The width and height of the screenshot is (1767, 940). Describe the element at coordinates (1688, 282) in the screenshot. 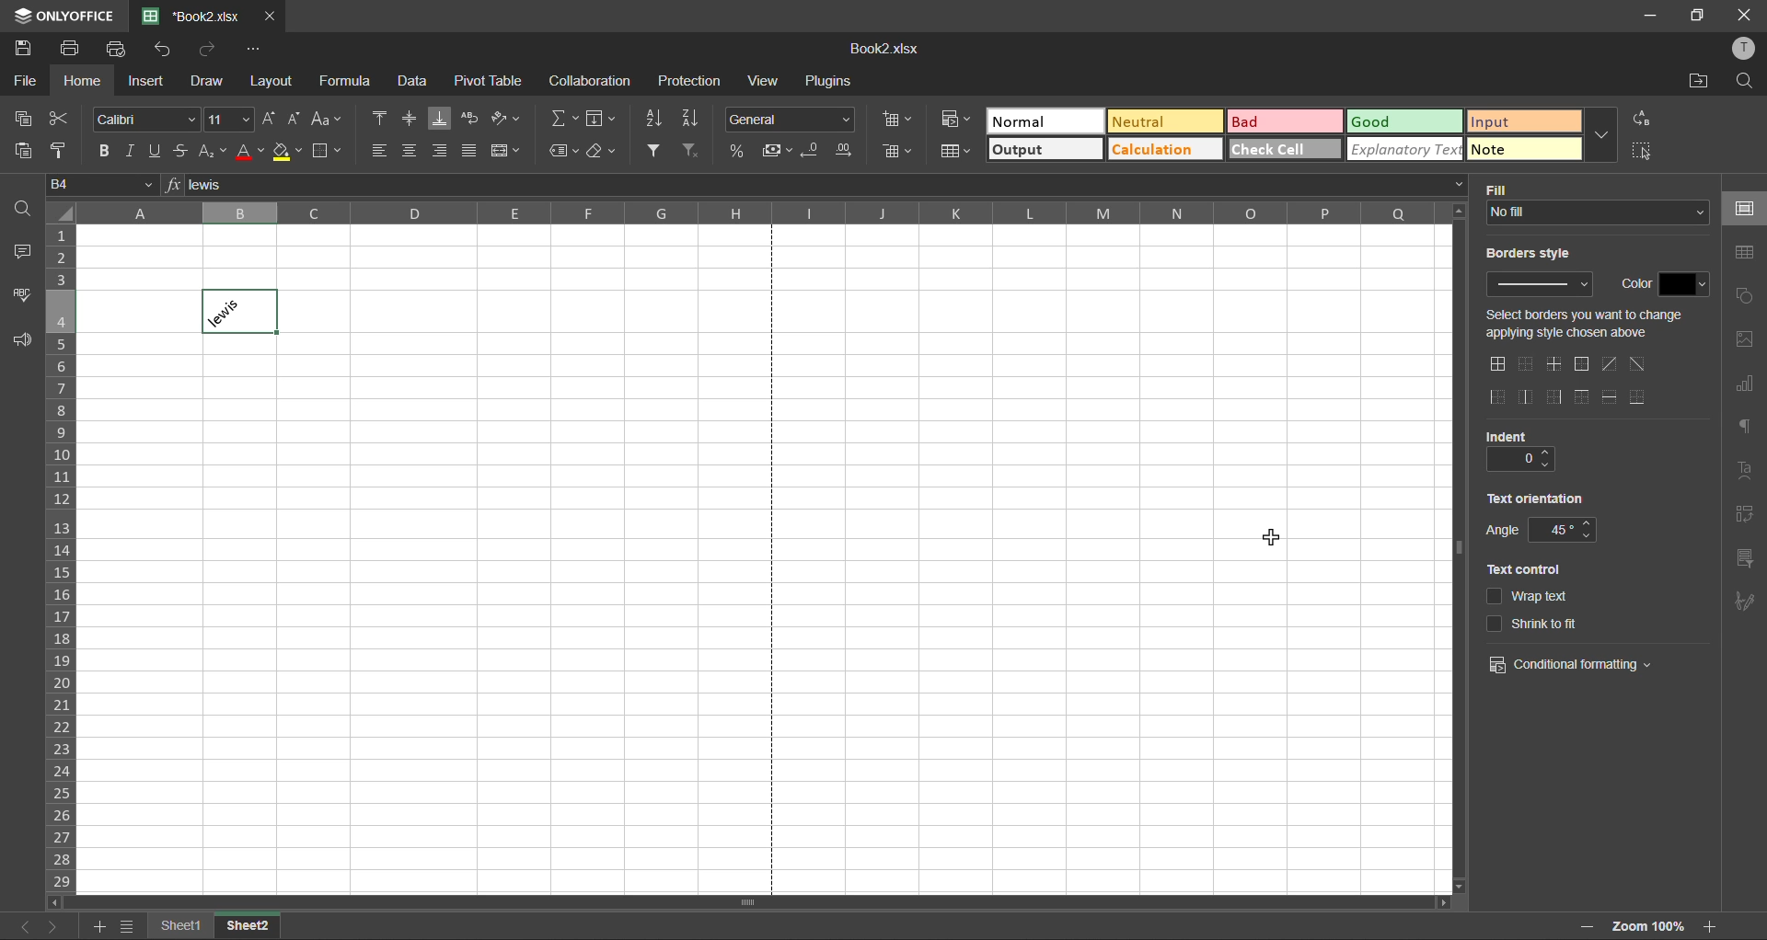

I see `change color` at that location.